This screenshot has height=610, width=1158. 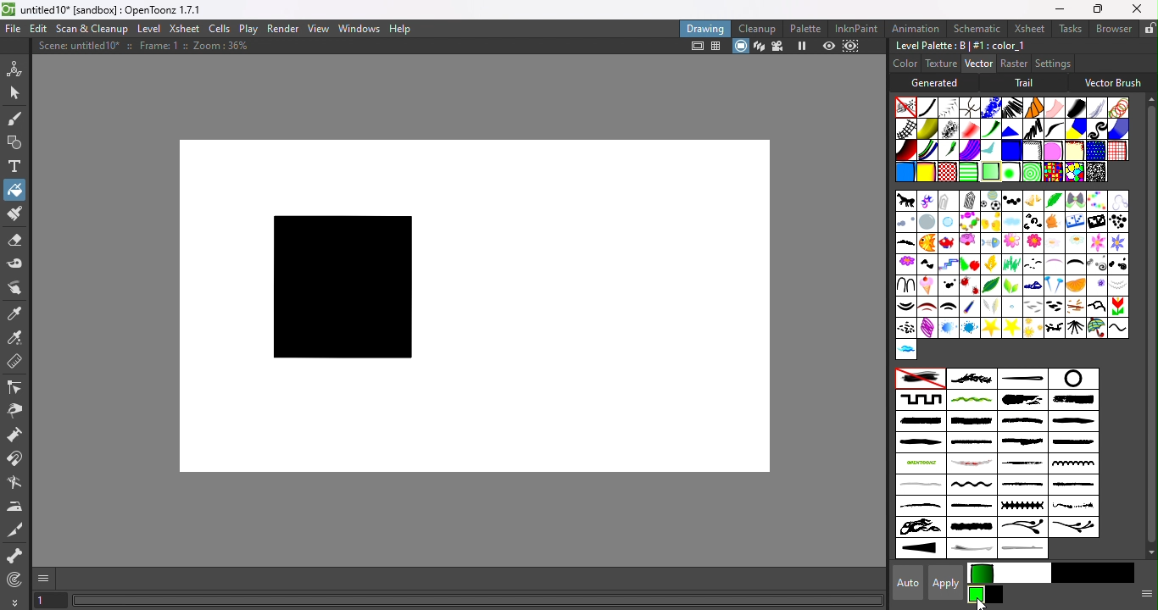 What do you see at coordinates (92, 28) in the screenshot?
I see `Scan & Cleanup` at bounding box center [92, 28].